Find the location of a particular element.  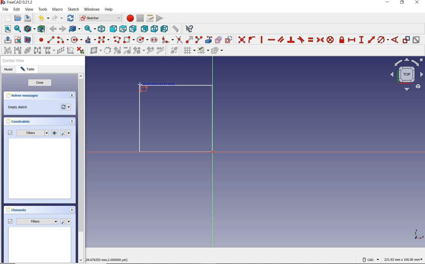

preview is located at coordinates (40, 169).